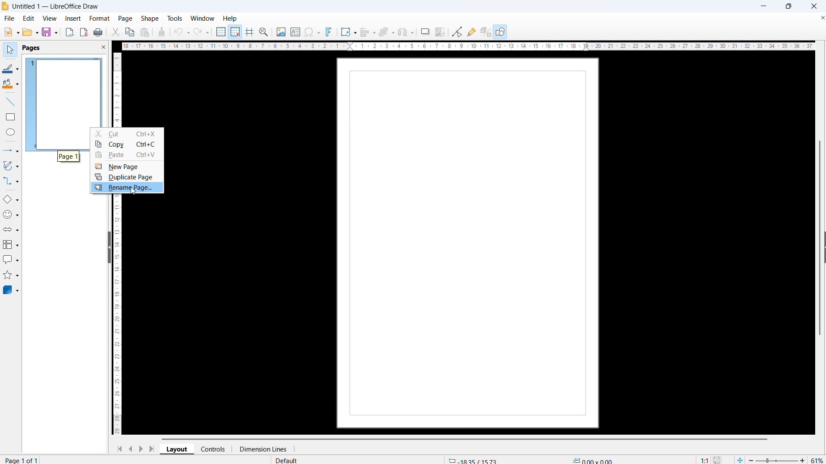 Image resolution: width=826 pixels, height=464 pixels. I want to click on show gluepoint functions, so click(471, 31).